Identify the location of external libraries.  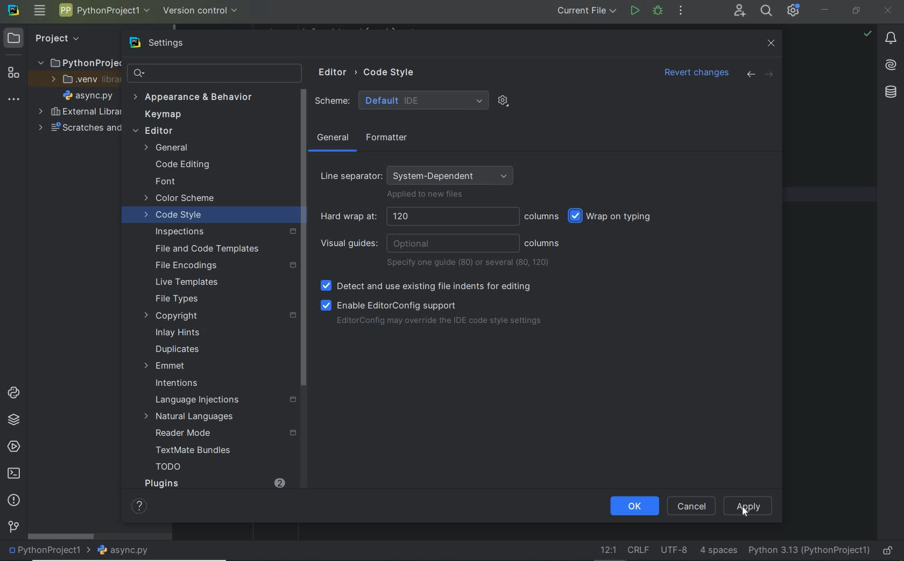
(79, 112).